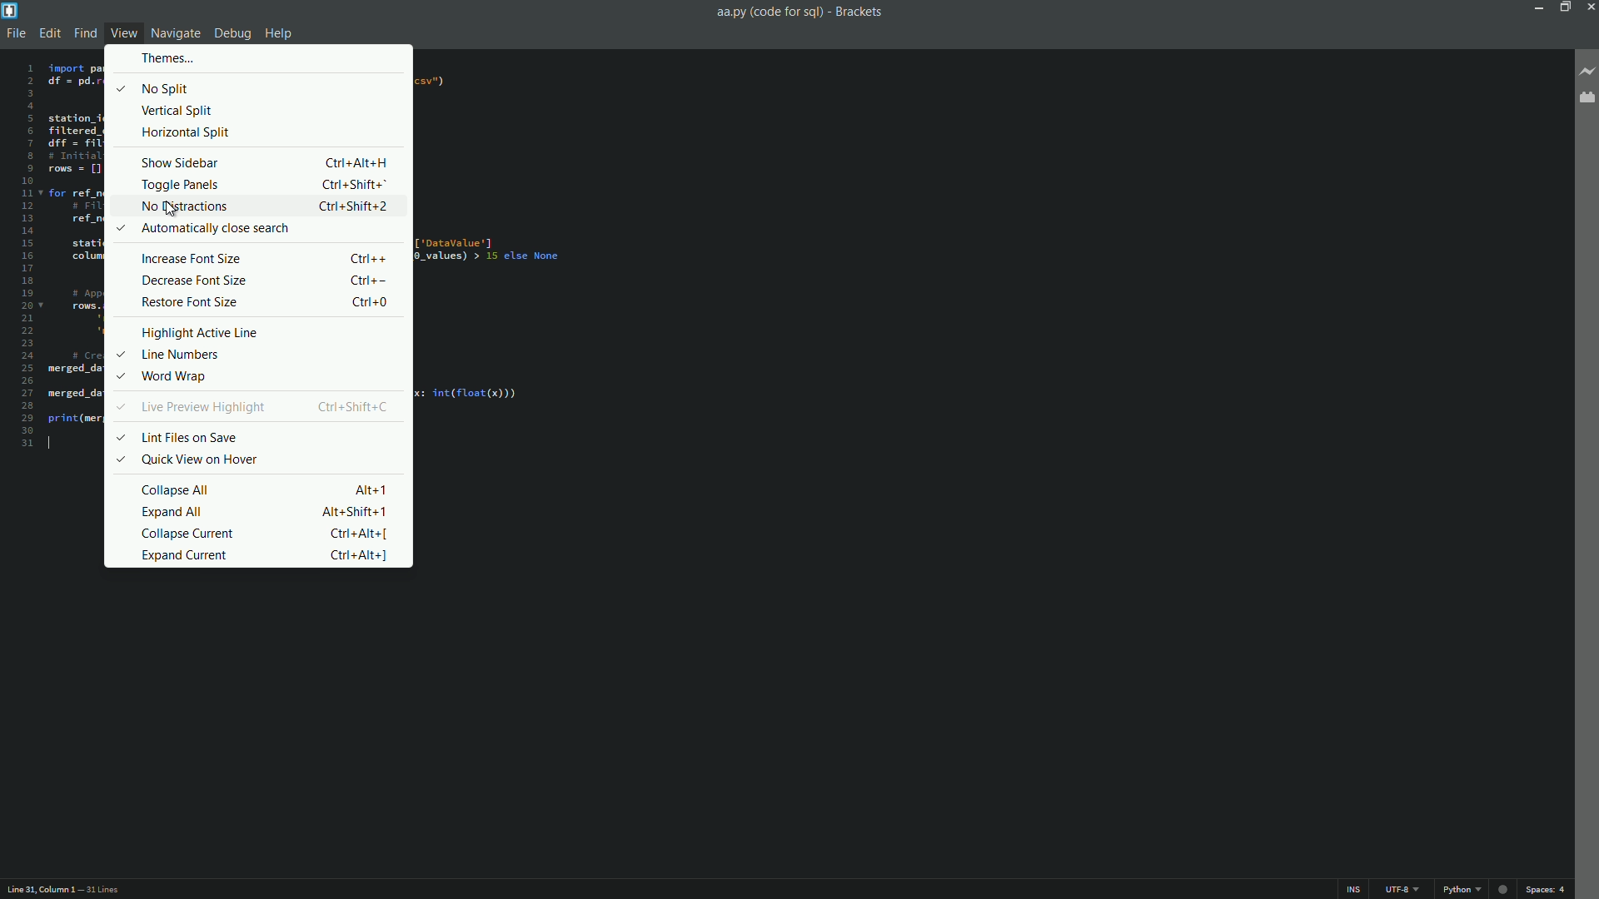  What do you see at coordinates (797, 14) in the screenshot?
I see `aa.py (code for sql) - Brackets` at bounding box center [797, 14].